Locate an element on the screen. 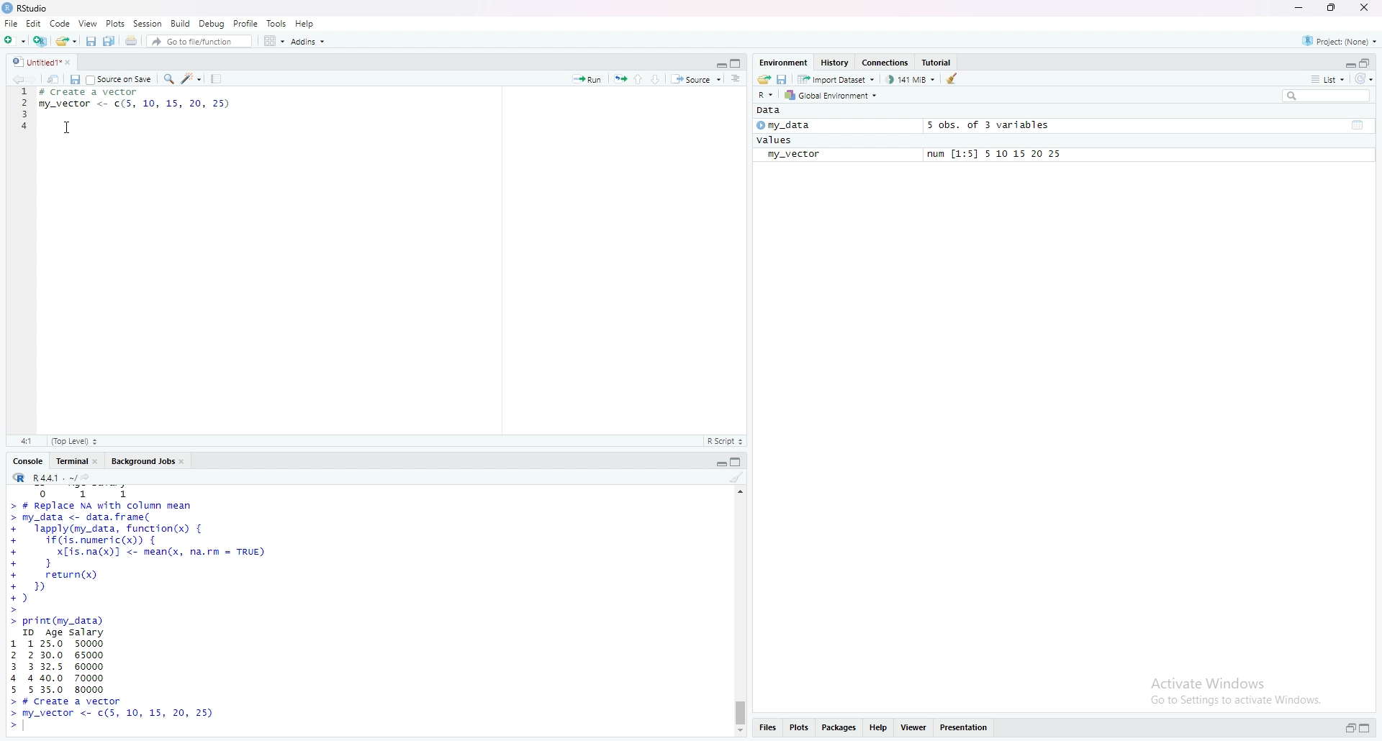 The width and height of the screenshot is (1382, 741). History is located at coordinates (836, 61).